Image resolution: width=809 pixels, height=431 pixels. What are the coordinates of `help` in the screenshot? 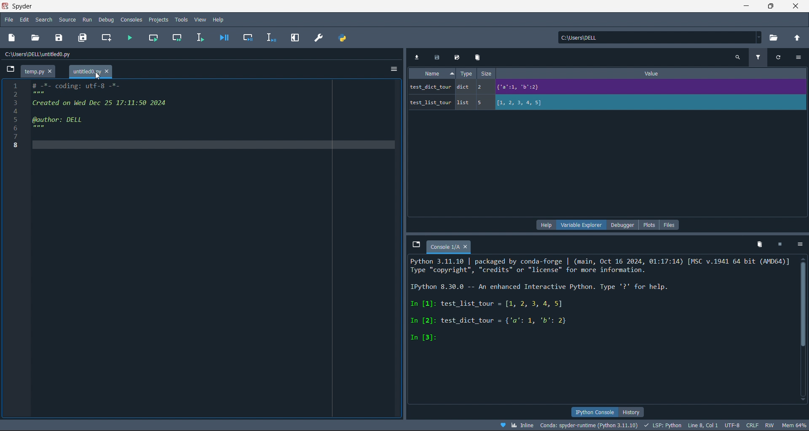 It's located at (218, 19).